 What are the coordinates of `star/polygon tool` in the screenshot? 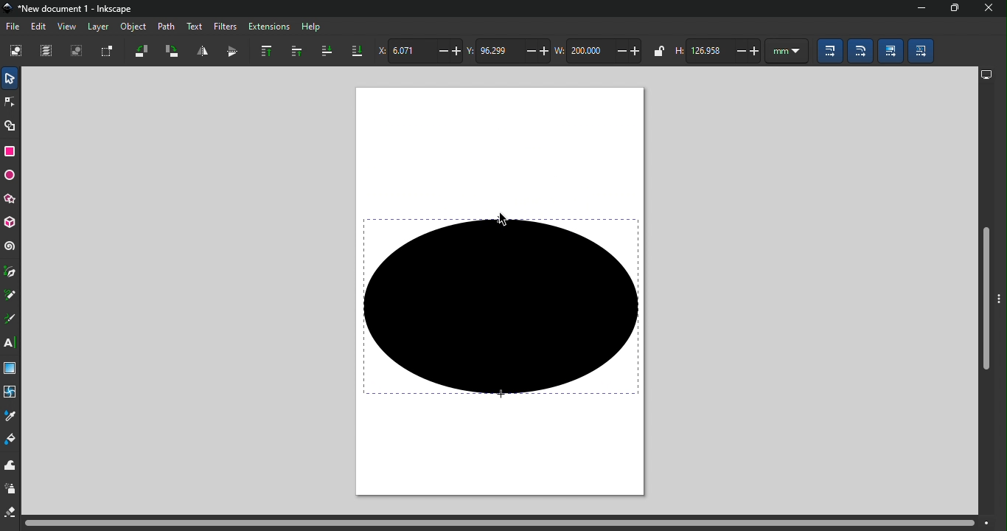 It's located at (10, 198).